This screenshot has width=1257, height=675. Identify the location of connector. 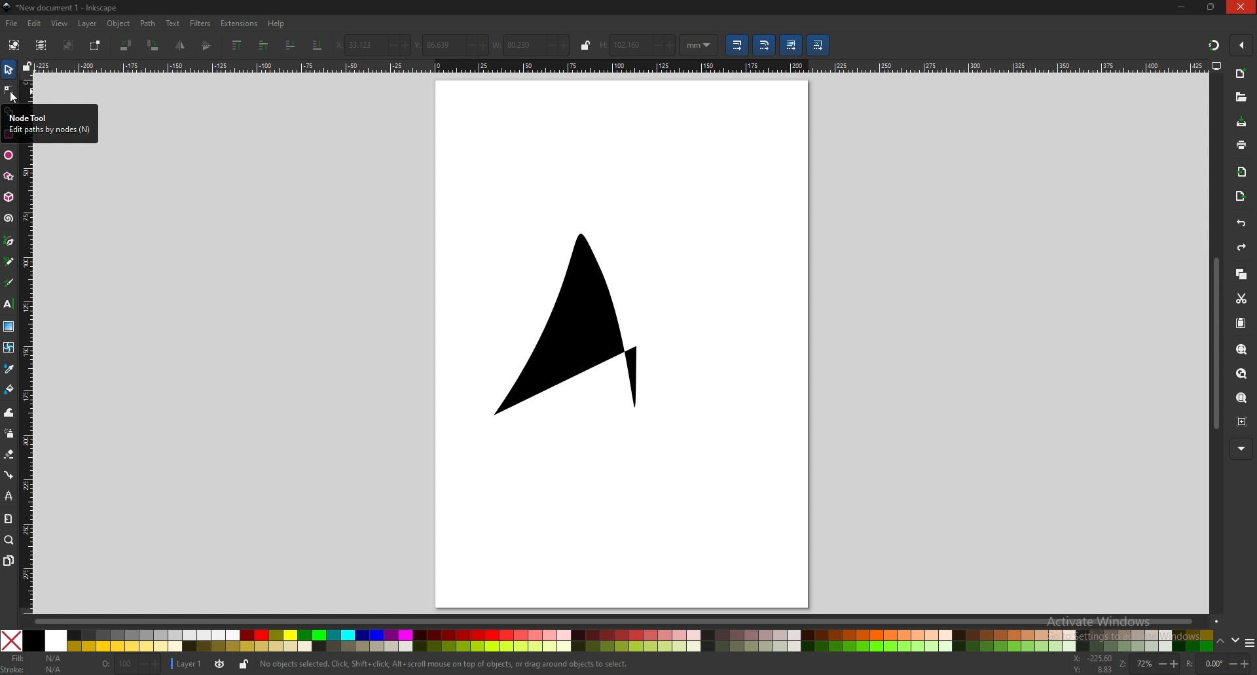
(9, 474).